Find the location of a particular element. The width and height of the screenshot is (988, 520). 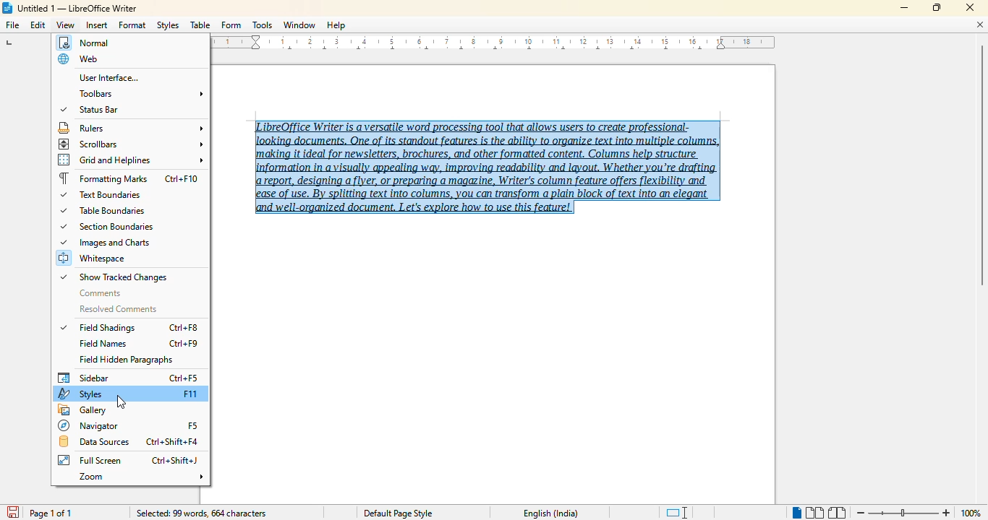

standard selection is located at coordinates (676, 513).